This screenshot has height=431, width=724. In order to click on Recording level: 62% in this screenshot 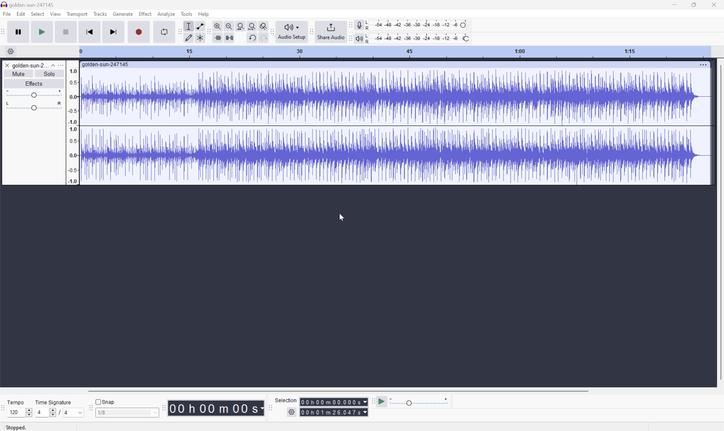, I will do `click(417, 25)`.